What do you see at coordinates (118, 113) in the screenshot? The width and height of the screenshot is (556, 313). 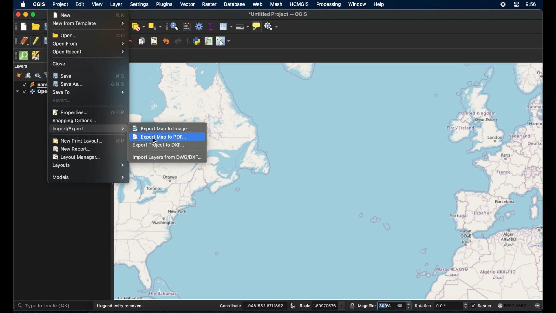 I see `properties shortcut` at bounding box center [118, 113].